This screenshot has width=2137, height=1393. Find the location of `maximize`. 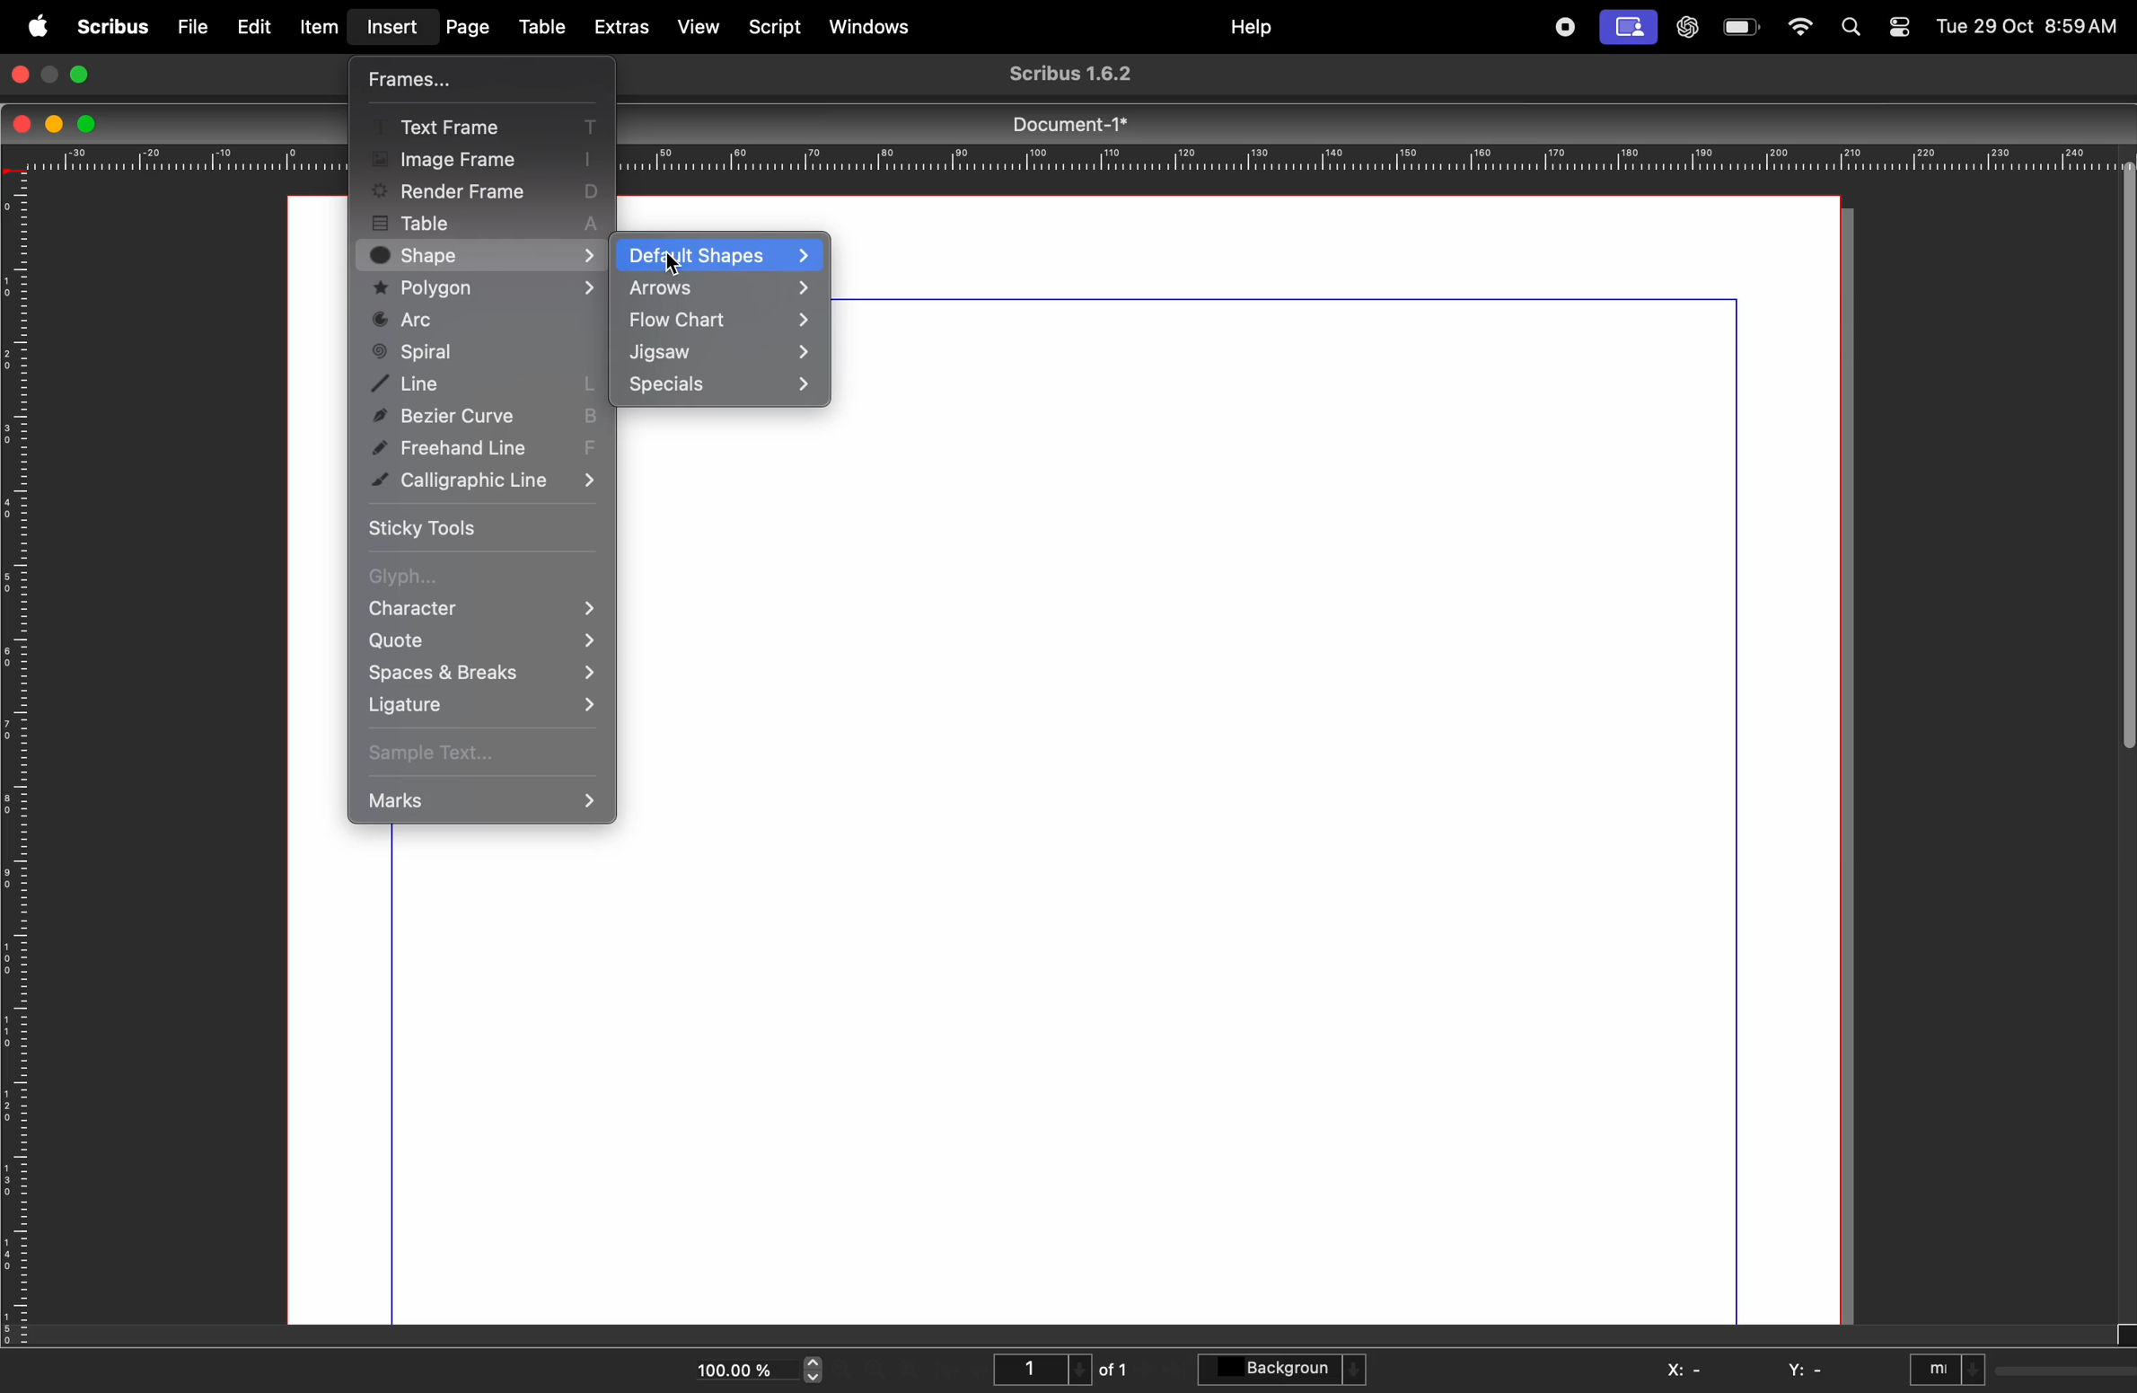

maximize is located at coordinates (89, 124).